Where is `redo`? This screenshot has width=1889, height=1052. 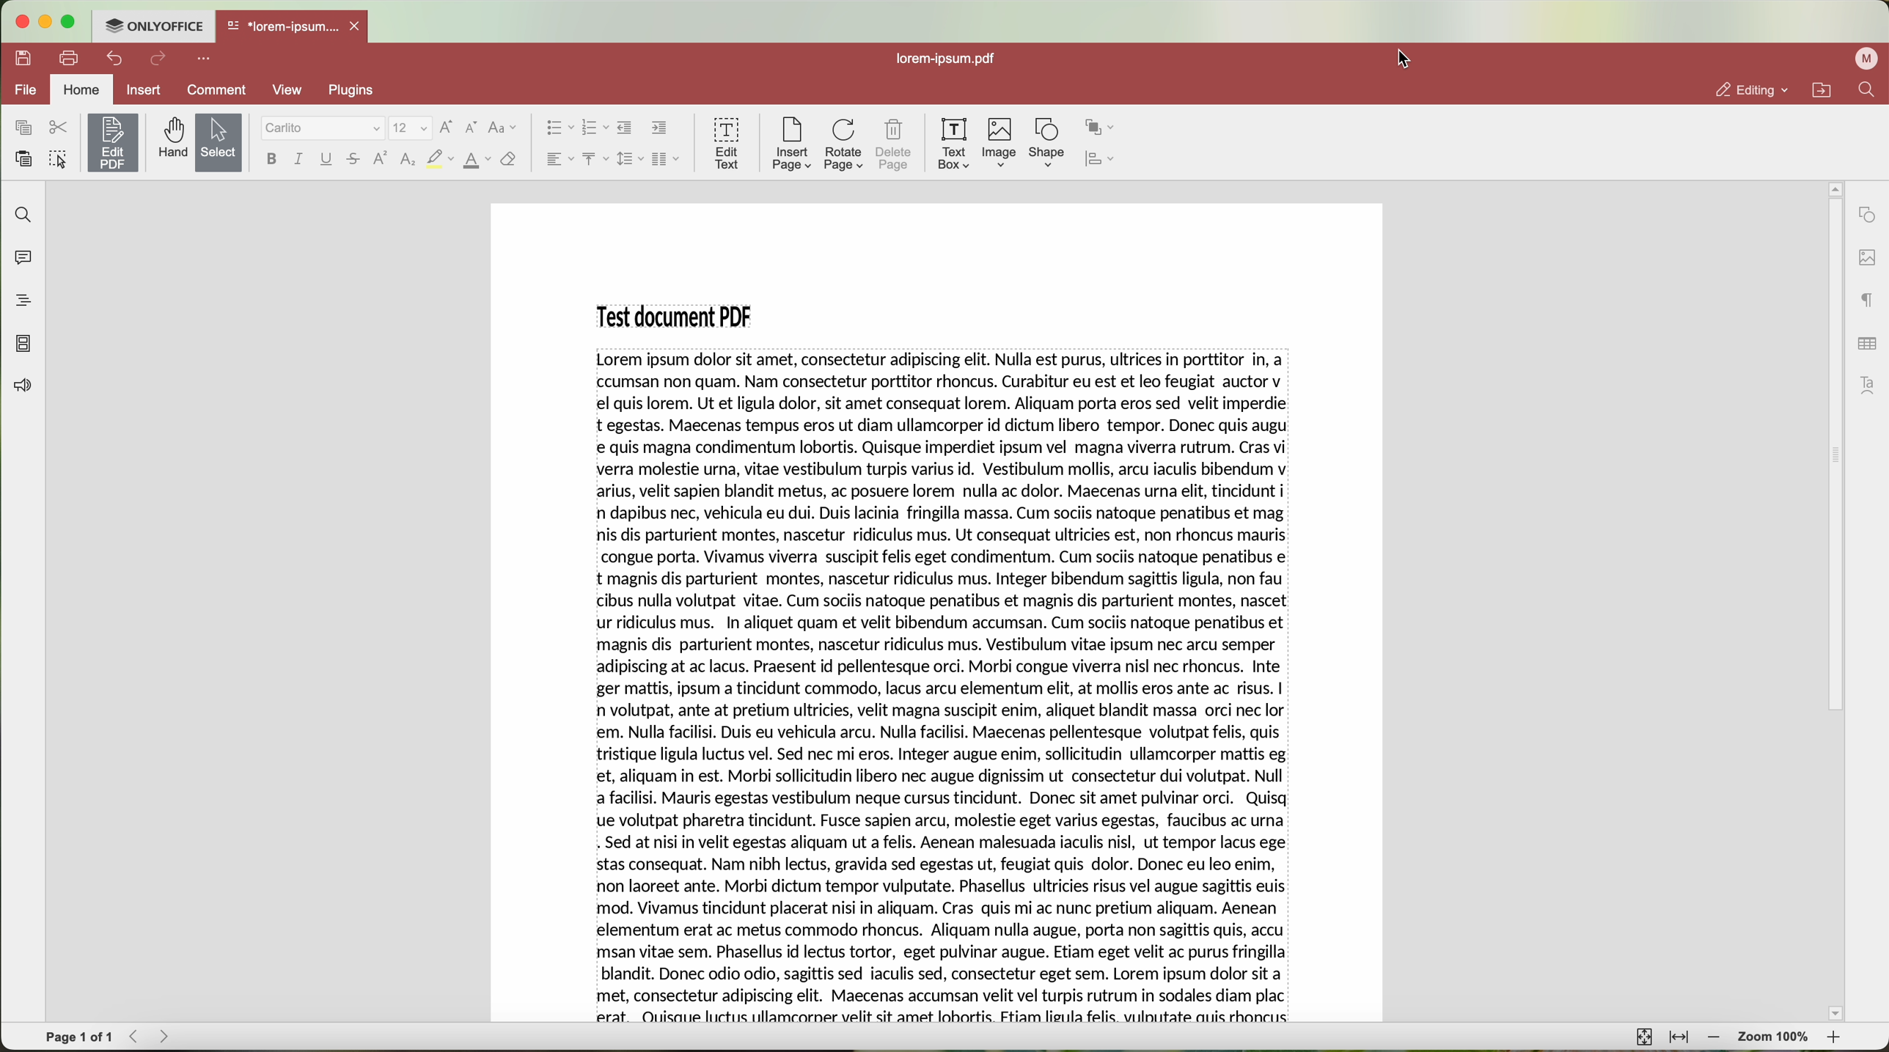
redo is located at coordinates (159, 59).